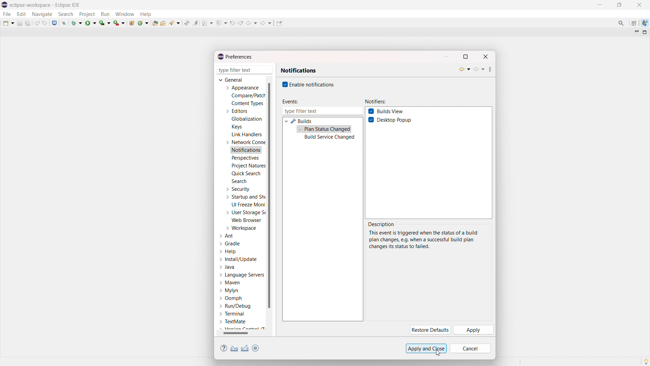 The width and height of the screenshot is (650, 366). Describe the element at coordinates (187, 23) in the screenshot. I see `toggle ant editor auto reconcile` at that location.